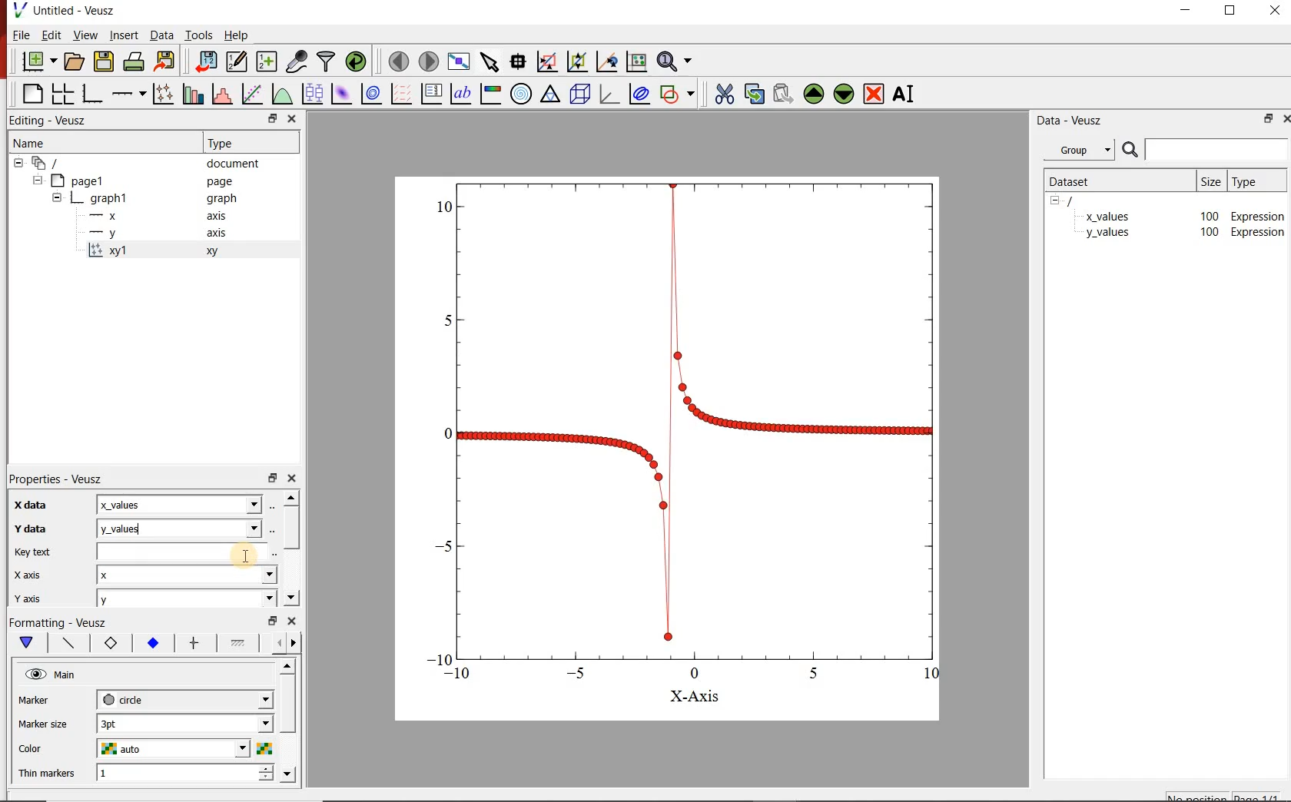 The height and width of the screenshot is (802, 1291). What do you see at coordinates (231, 164) in the screenshot?
I see `document` at bounding box center [231, 164].